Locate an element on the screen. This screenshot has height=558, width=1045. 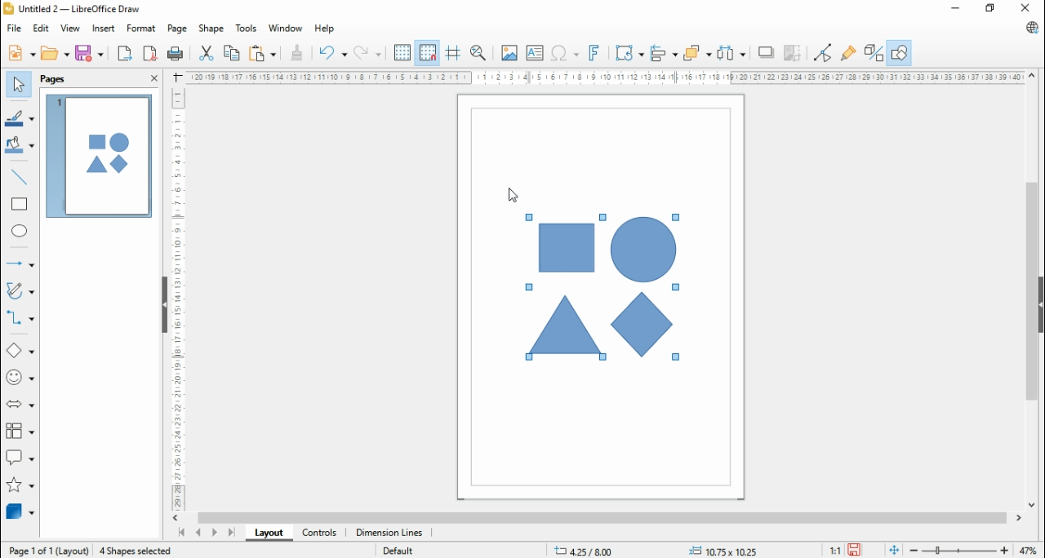
show draw functions is located at coordinates (901, 51).